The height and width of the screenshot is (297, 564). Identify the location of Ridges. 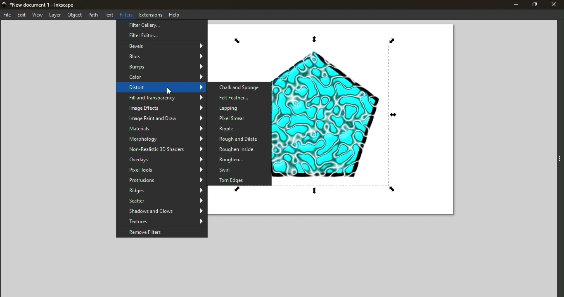
(161, 191).